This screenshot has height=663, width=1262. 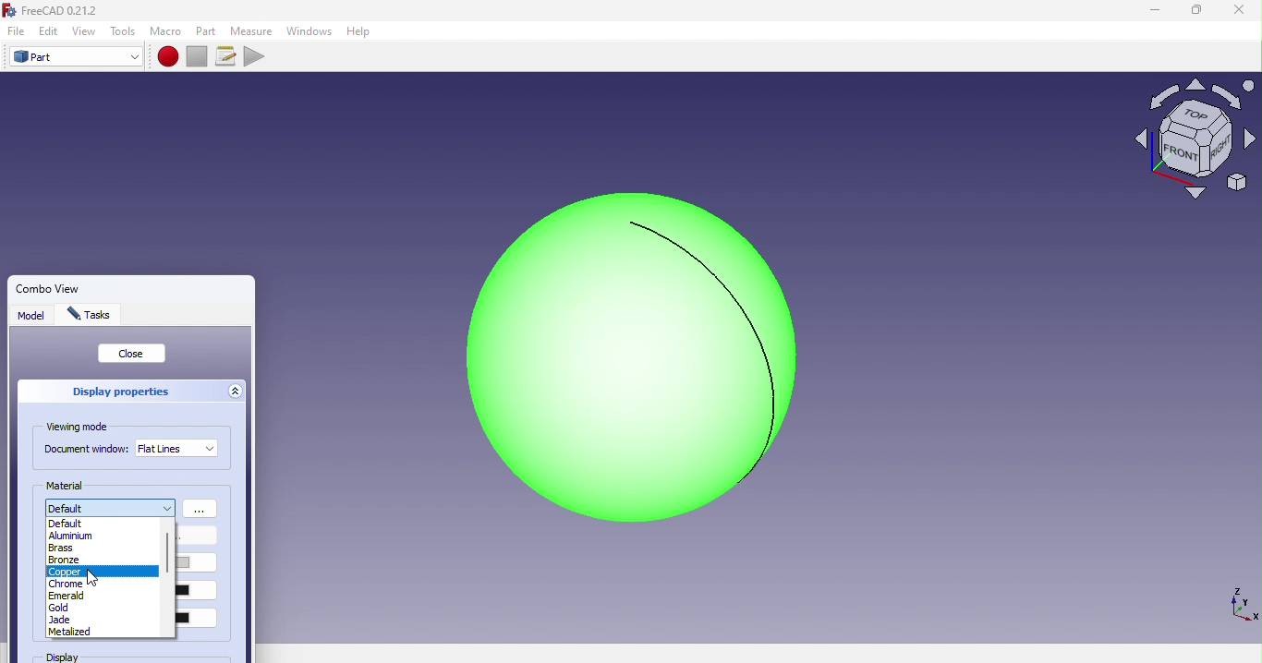 I want to click on Part, so click(x=76, y=57).